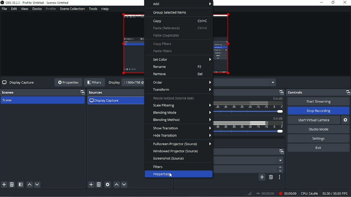 Image resolution: width=351 pixels, height=197 pixels. Describe the element at coordinates (29, 185) in the screenshot. I see `Move scene up` at that location.